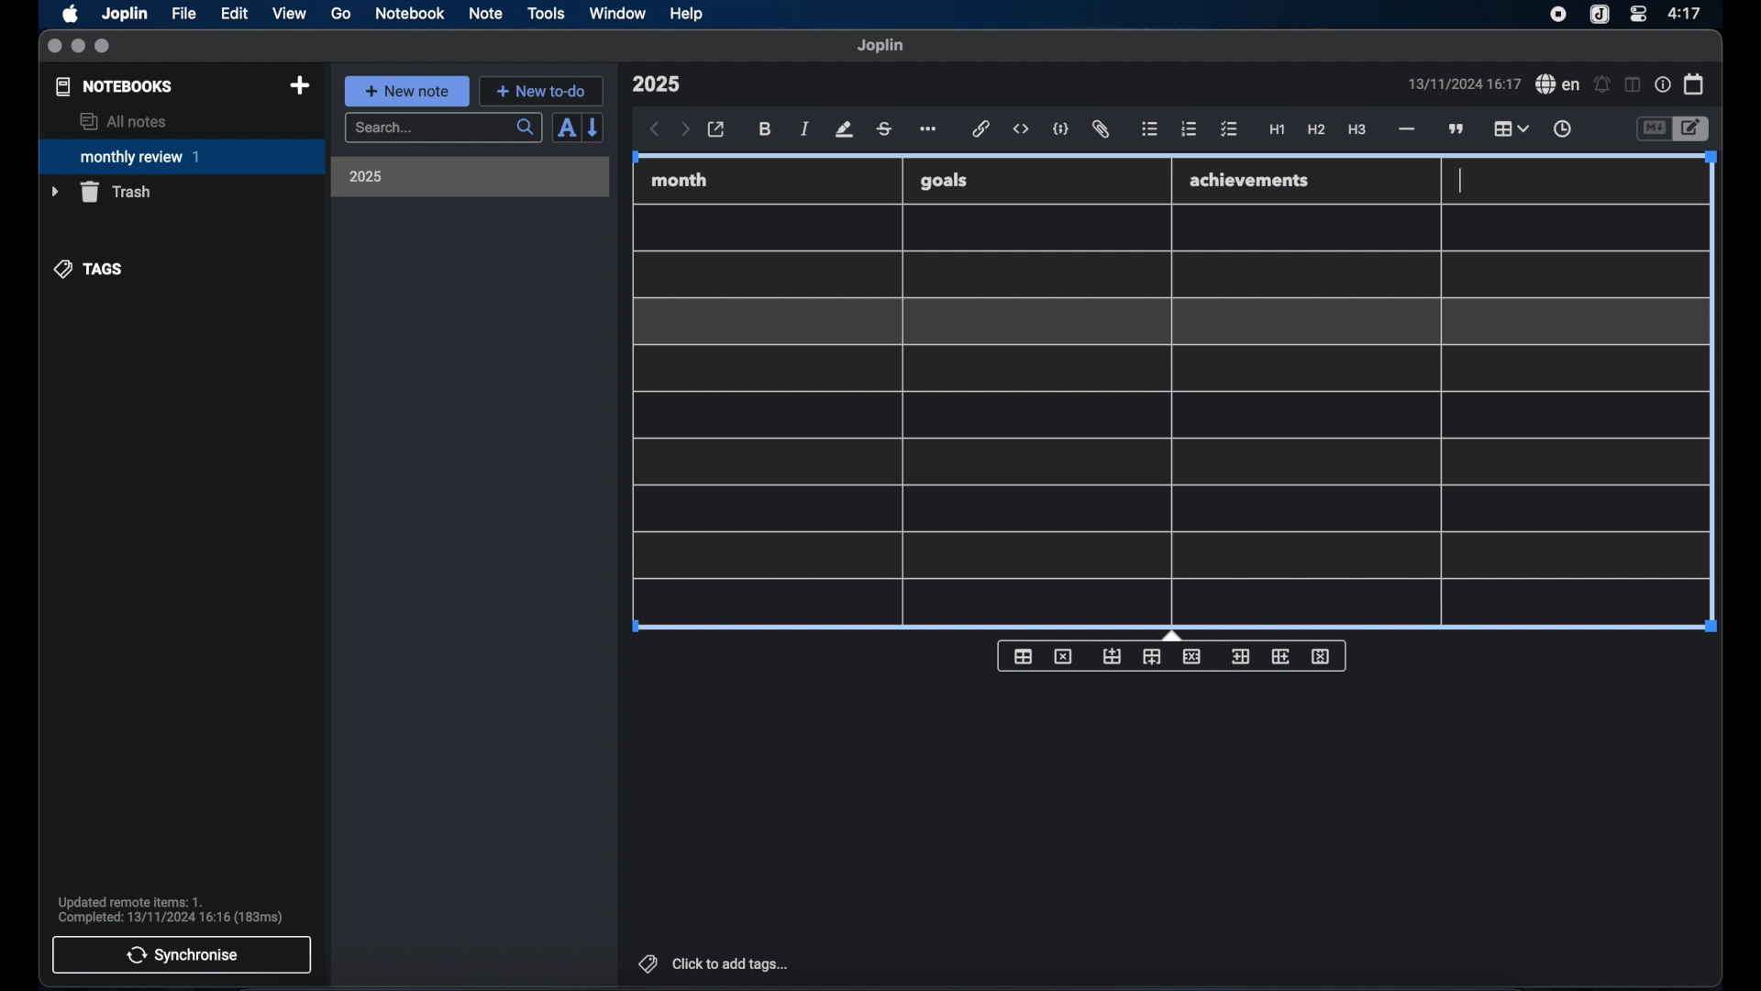 This screenshot has height=991, width=1761. Describe the element at coordinates (805, 128) in the screenshot. I see `italic` at that location.